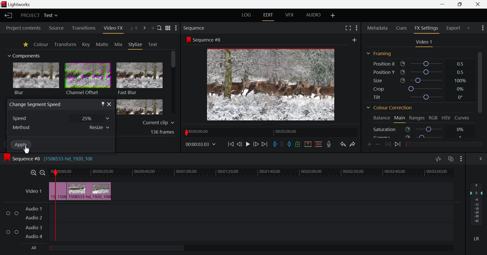 This screenshot has width=487, height=255. I want to click on Close, so click(109, 104).